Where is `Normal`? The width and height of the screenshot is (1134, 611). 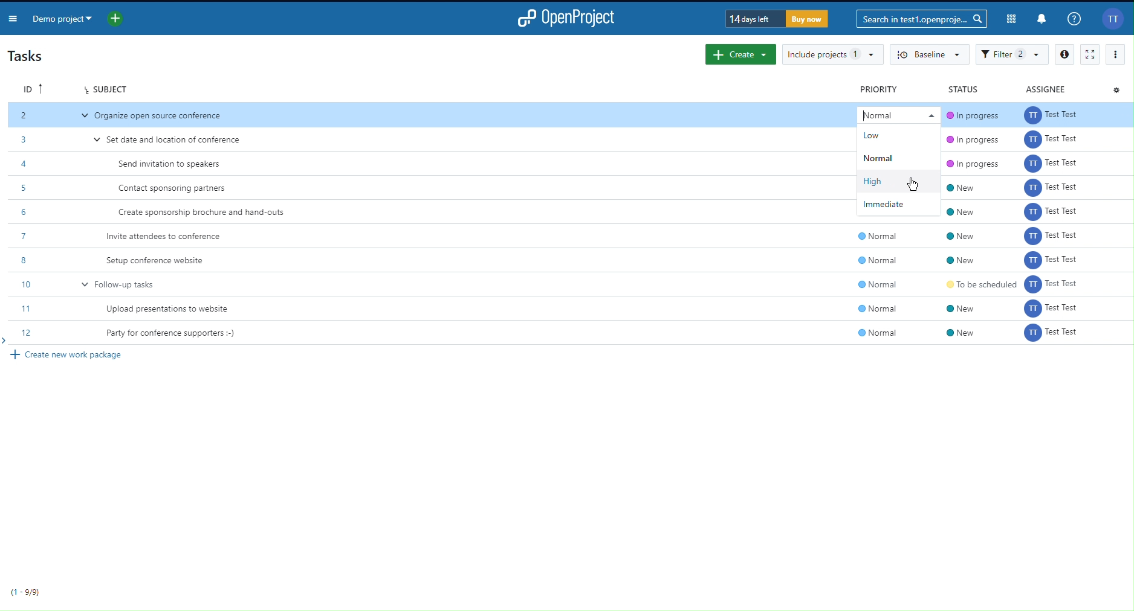 Normal is located at coordinates (896, 114).